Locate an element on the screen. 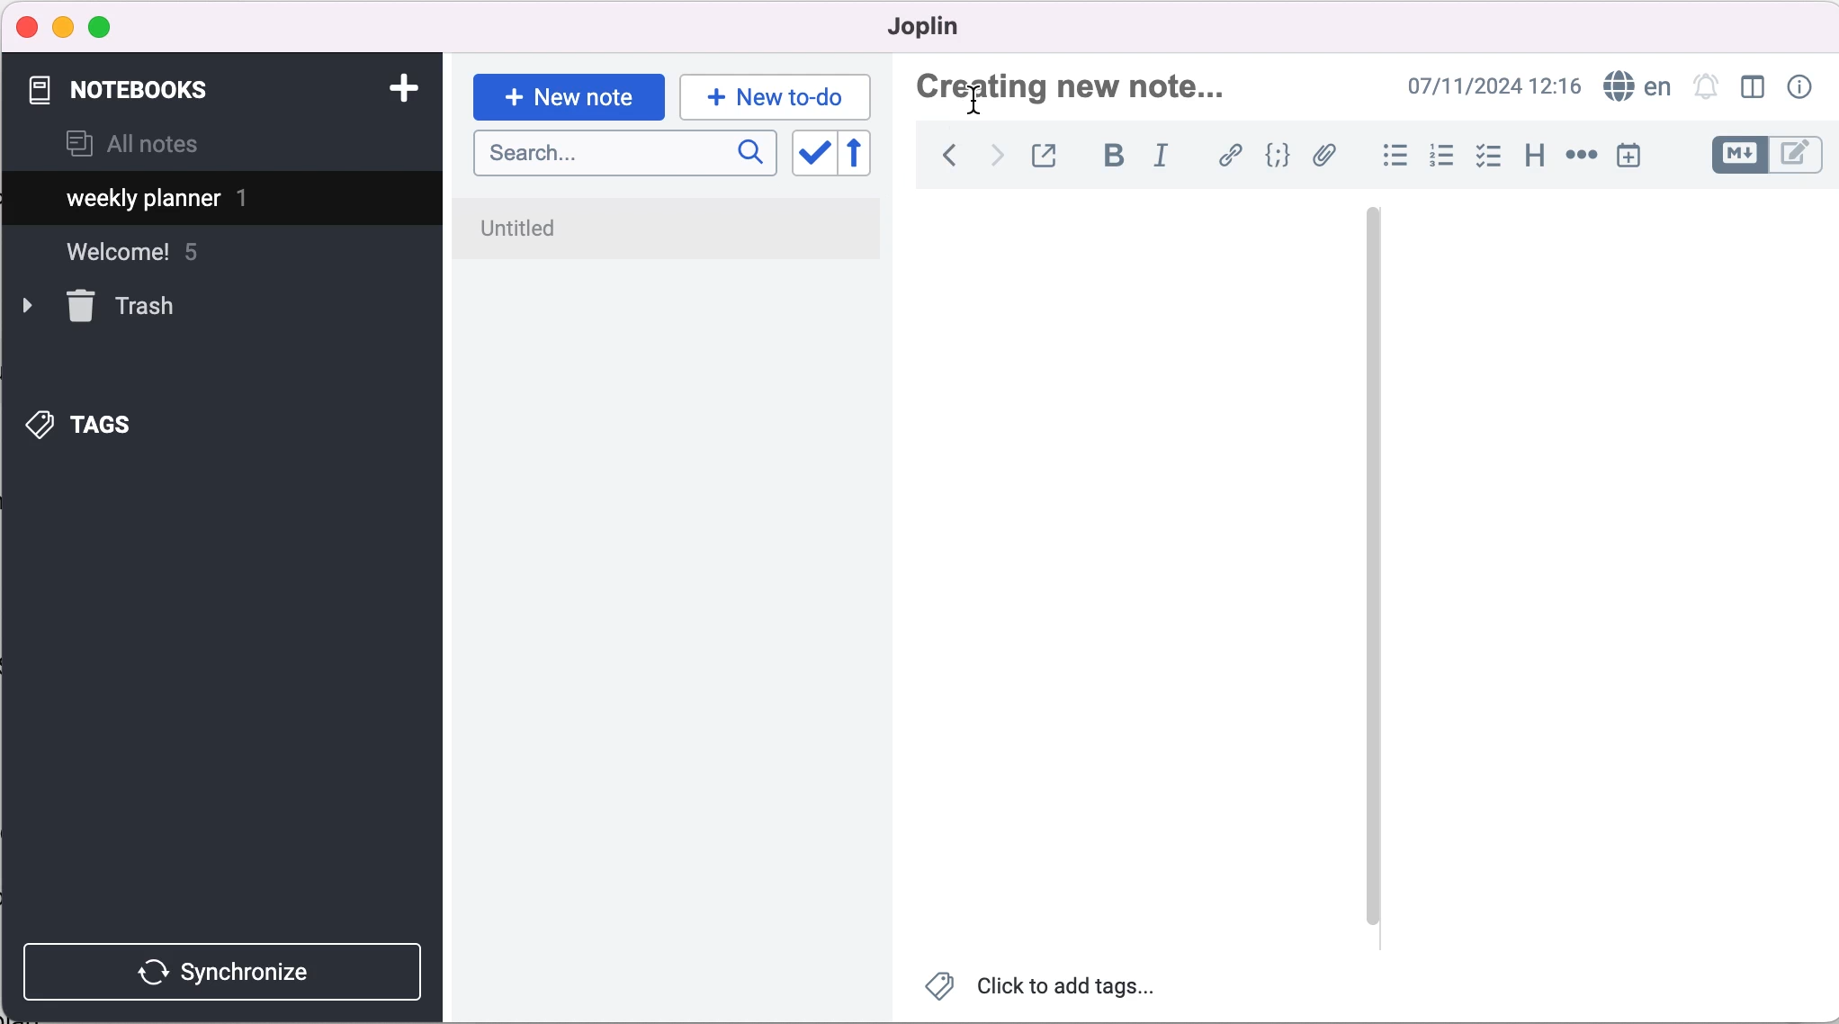  trash is located at coordinates (127, 307).